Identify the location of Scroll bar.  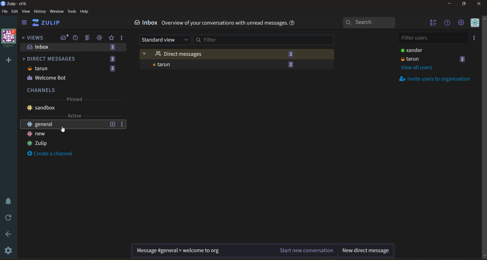
(484, 135).